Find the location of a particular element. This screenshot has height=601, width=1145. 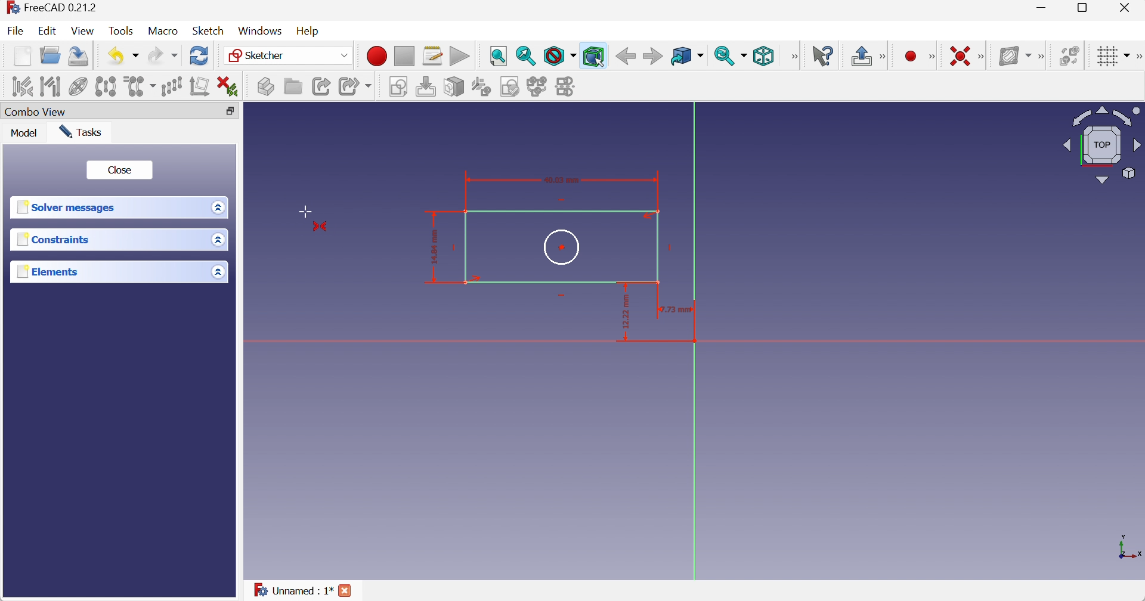

constrain symmetrical is located at coordinates (321, 227).